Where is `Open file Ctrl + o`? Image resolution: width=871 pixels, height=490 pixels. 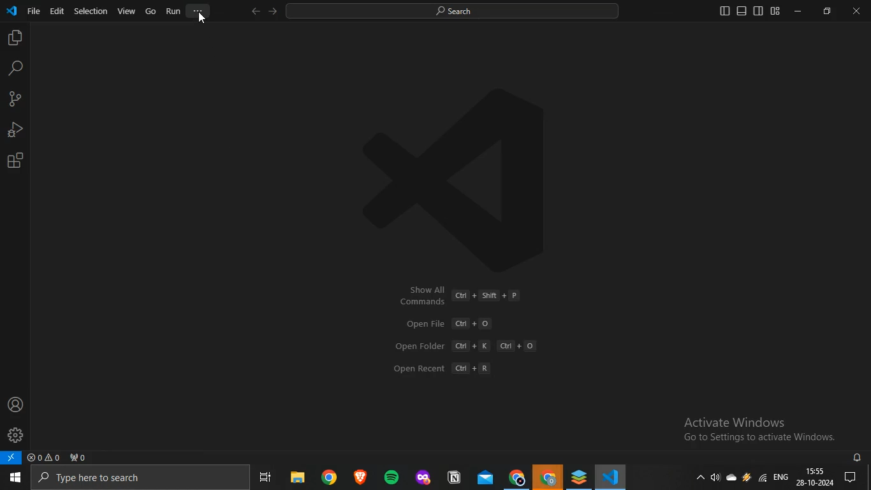
Open file Ctrl + o is located at coordinates (448, 323).